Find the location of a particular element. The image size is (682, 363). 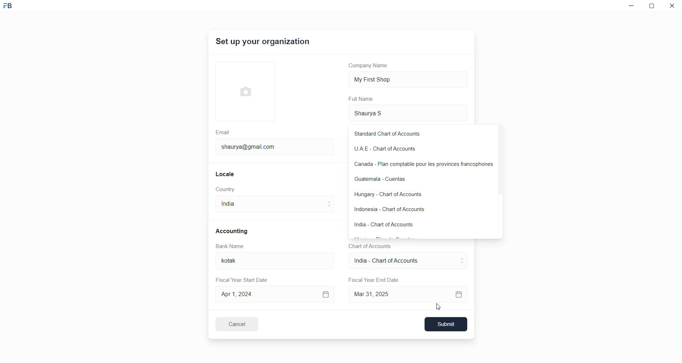

cursor is located at coordinates (439, 307).